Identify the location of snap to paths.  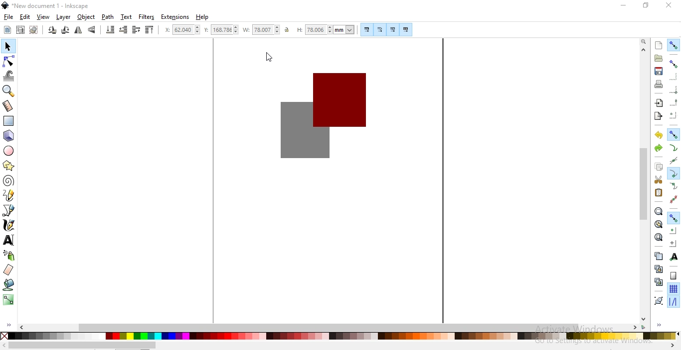
(674, 148).